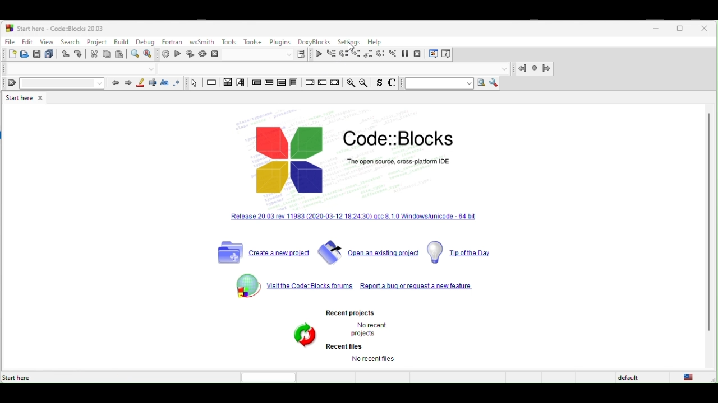 The height and width of the screenshot is (403, 718). What do you see at coordinates (548, 68) in the screenshot?
I see `jump forward` at bounding box center [548, 68].